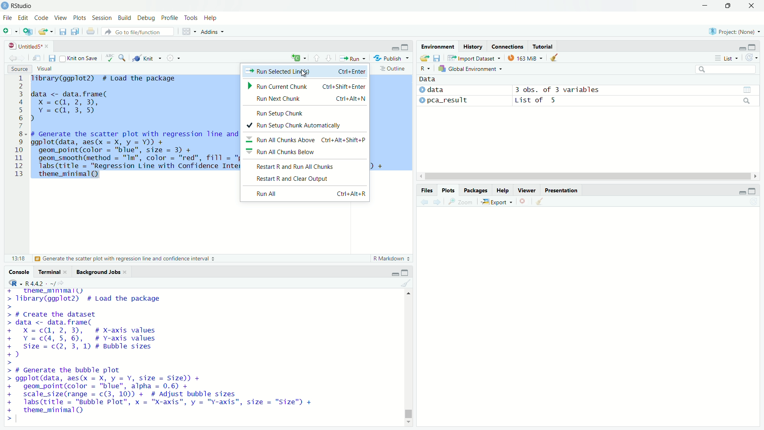 The image size is (764, 430). What do you see at coordinates (41, 31) in the screenshot?
I see `Open an existing file` at bounding box center [41, 31].